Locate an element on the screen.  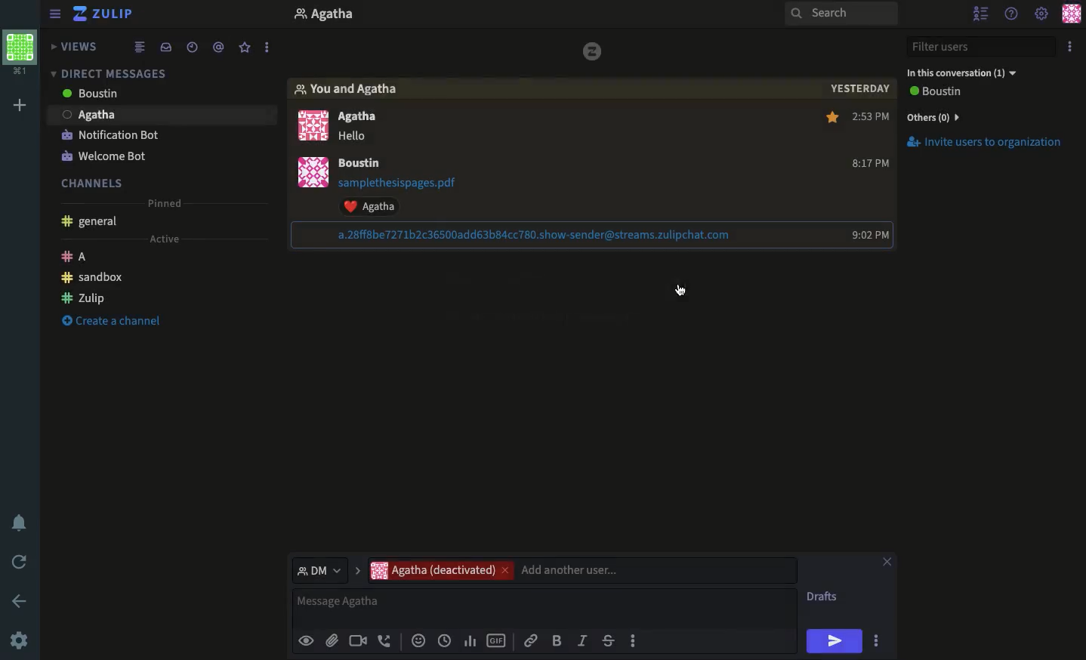
Users is located at coordinates (372, 118).